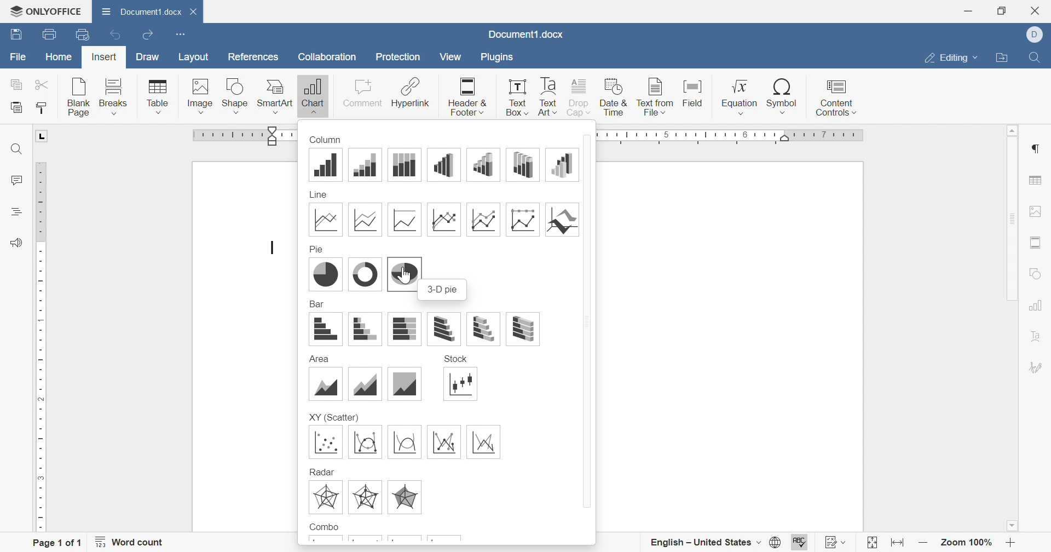  What do you see at coordinates (483, 327) in the screenshot?
I see `3D stacked bar` at bounding box center [483, 327].